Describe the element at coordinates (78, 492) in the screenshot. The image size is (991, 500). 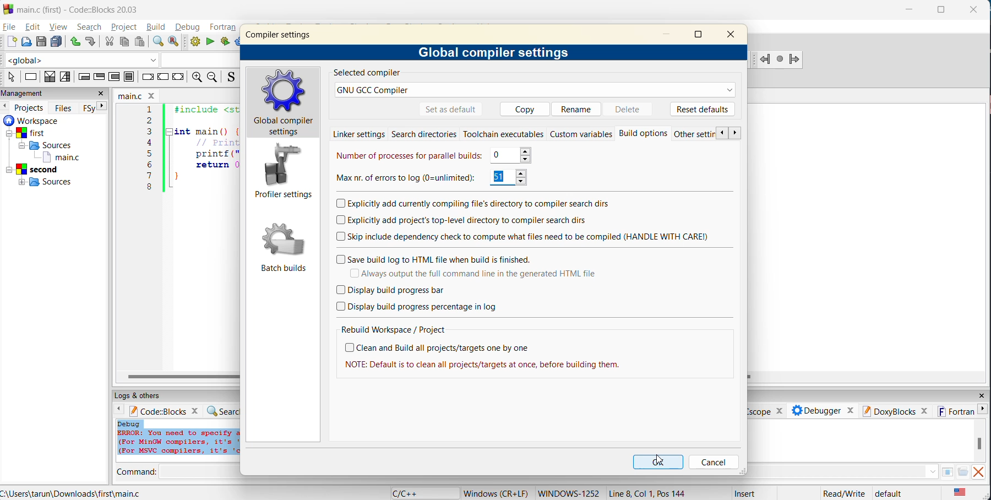
I see `C:\Users\tarun\Downloads\first\main.c` at that location.